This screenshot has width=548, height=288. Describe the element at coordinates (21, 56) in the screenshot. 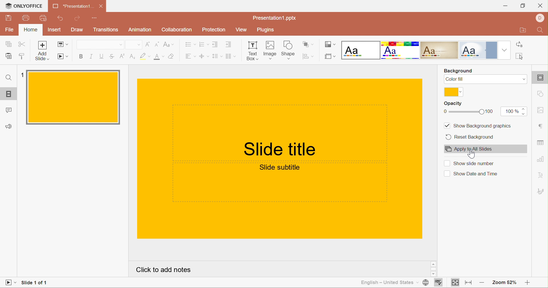

I see `Copy style` at that location.